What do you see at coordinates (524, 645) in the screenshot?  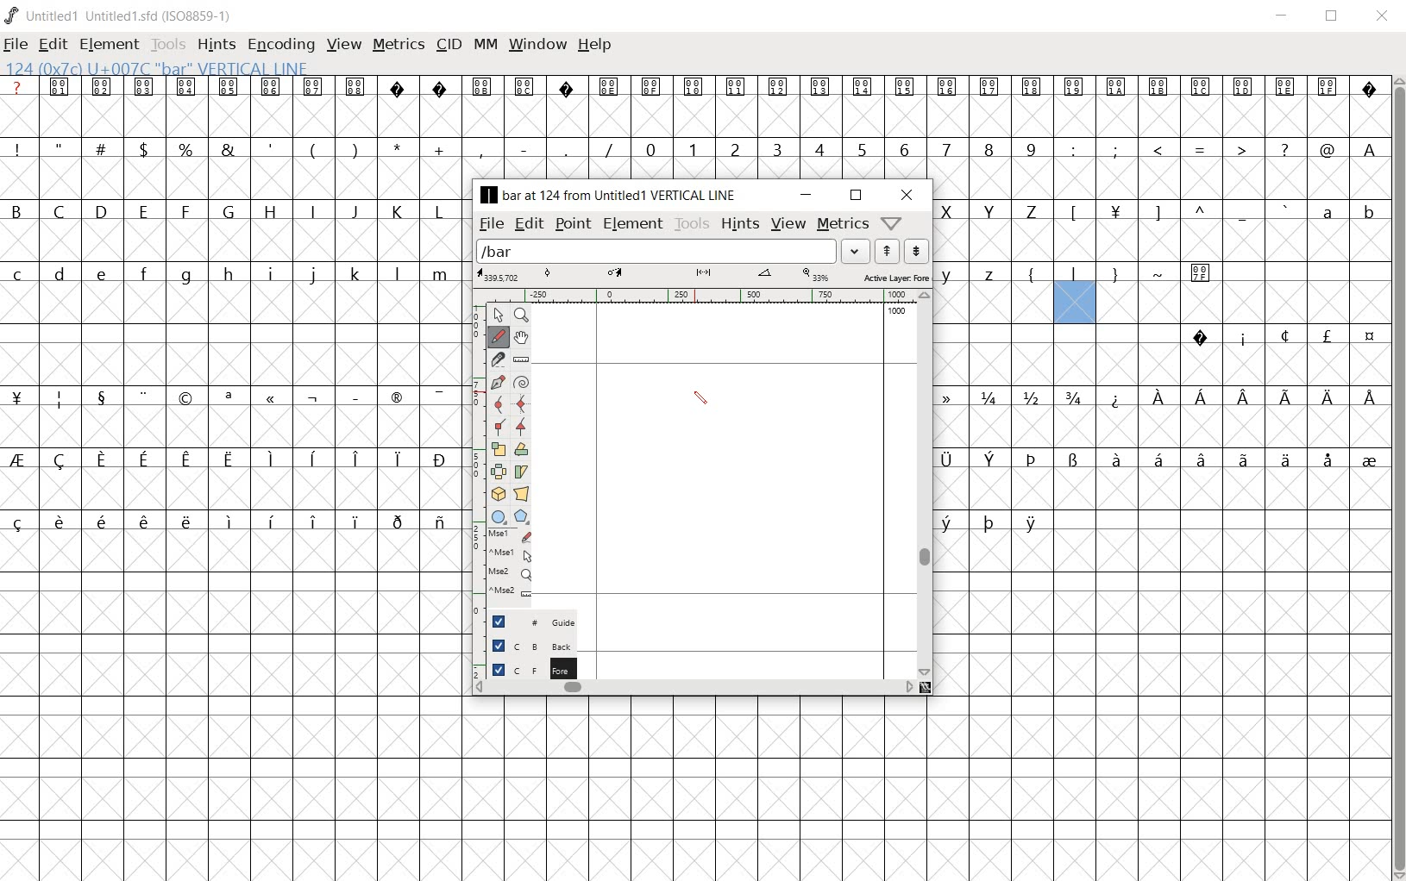 I see `background` at bounding box center [524, 645].